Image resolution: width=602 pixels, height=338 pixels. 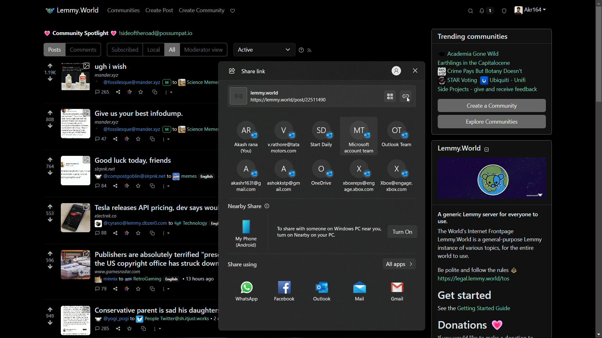 I want to click on xbox@engage.xbox.com, so click(x=396, y=177).